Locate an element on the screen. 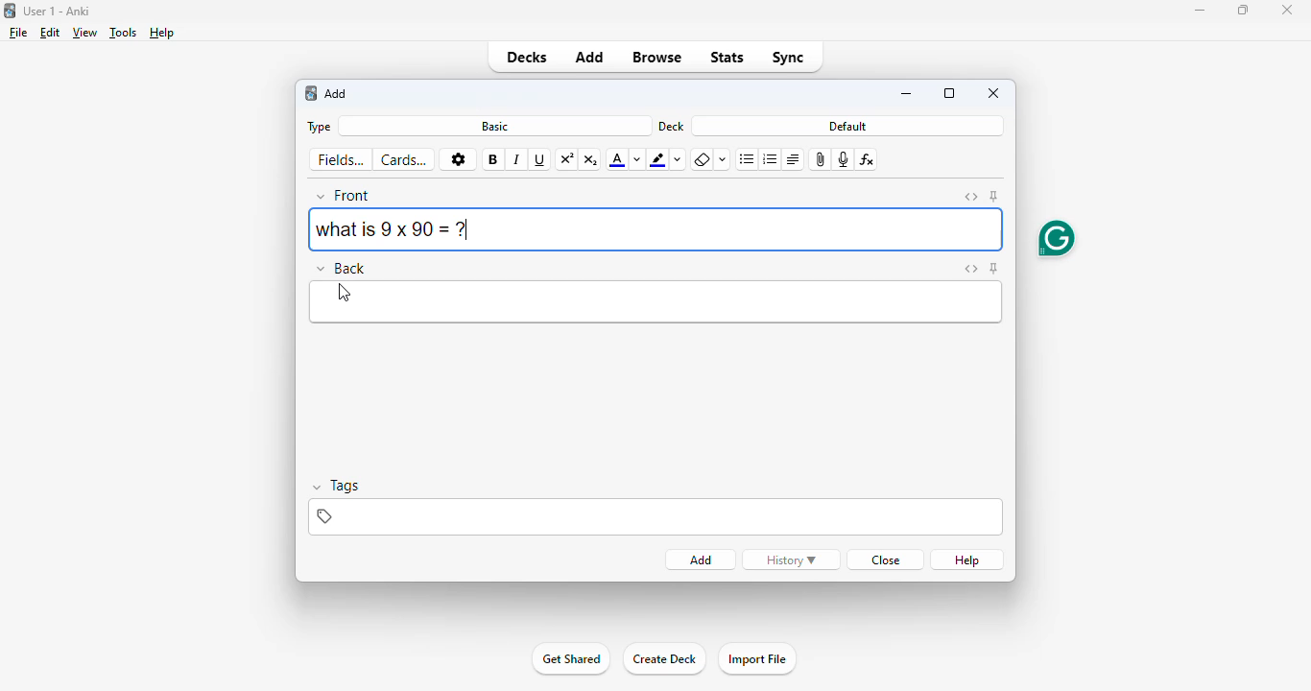 Image resolution: width=1311 pixels, height=691 pixels. get started is located at coordinates (571, 658).